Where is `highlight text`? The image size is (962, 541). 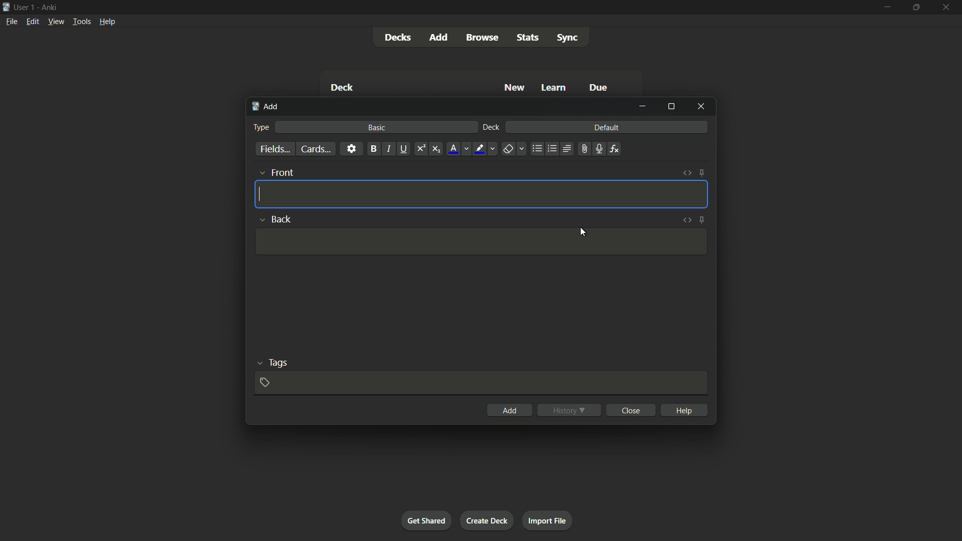 highlight text is located at coordinates (486, 149).